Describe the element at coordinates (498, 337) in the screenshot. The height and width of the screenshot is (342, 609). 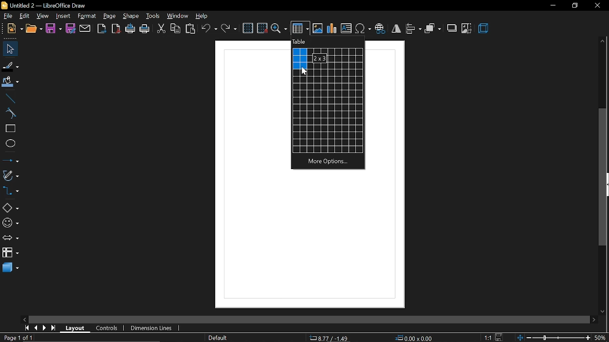
I see `save` at that location.